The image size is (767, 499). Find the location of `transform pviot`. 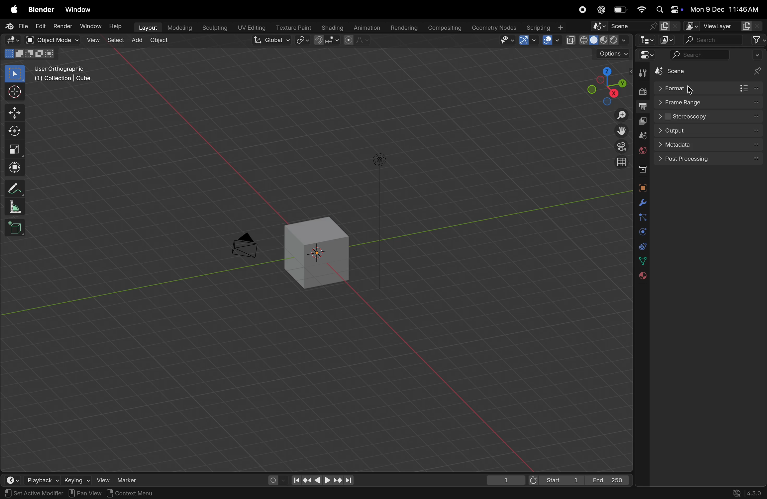

transform pviot is located at coordinates (304, 40).